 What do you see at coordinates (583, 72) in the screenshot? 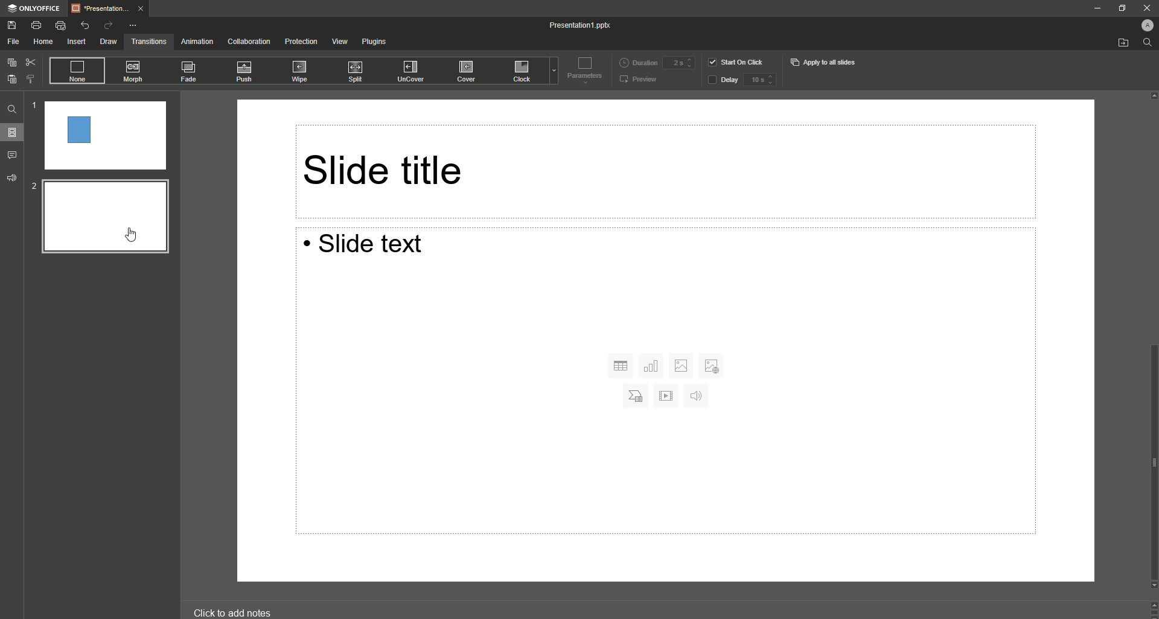
I see `Parameters` at bounding box center [583, 72].